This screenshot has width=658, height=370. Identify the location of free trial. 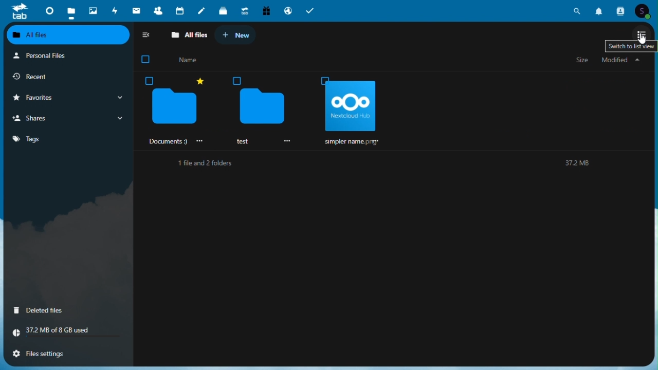
(266, 10).